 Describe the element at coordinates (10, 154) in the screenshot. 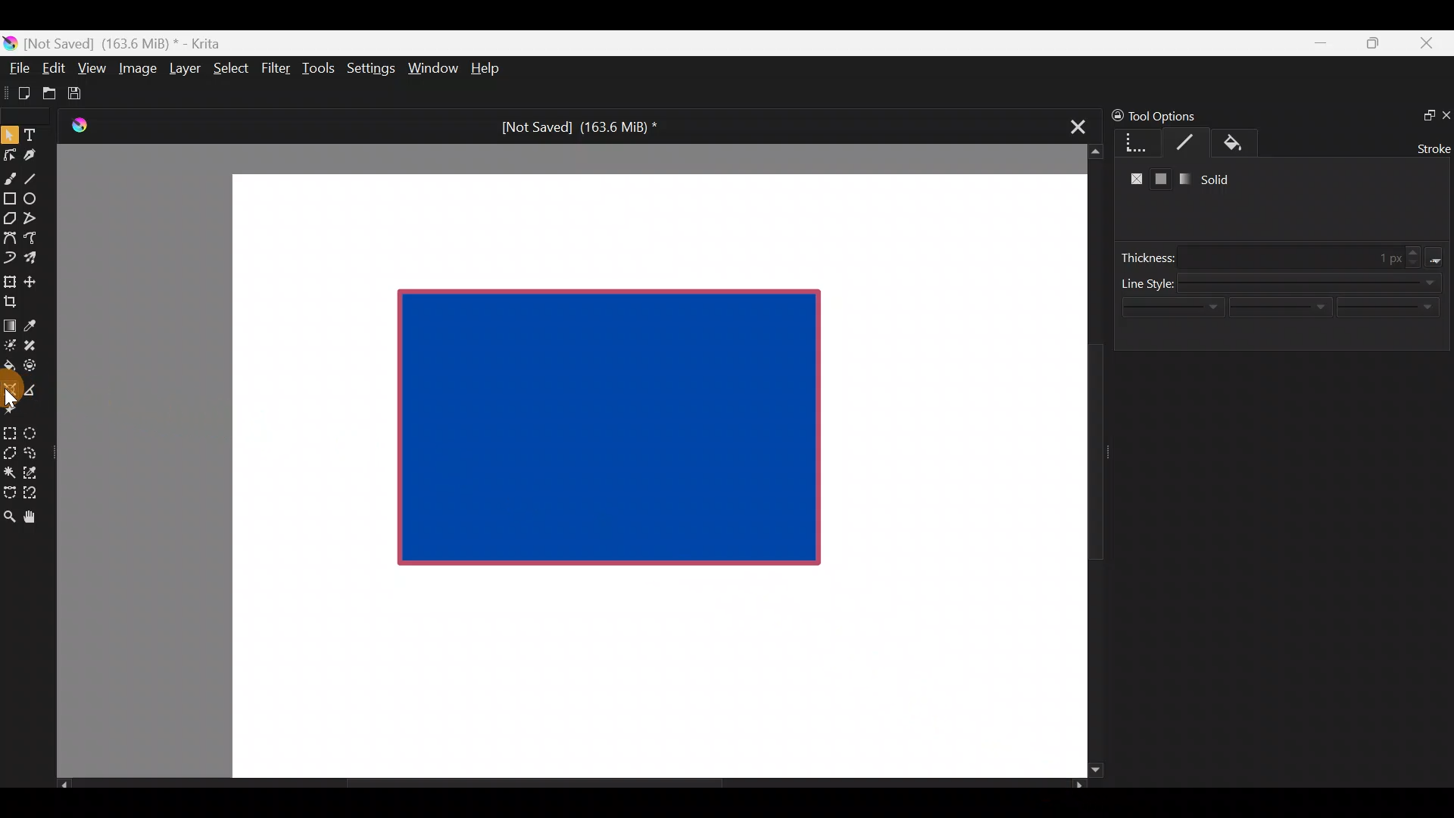

I see `Edit shapes tool` at that location.